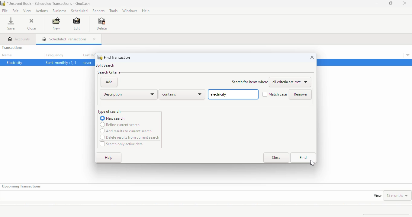 This screenshot has height=217, width=412. Describe the element at coordinates (114, 11) in the screenshot. I see `tools` at that location.